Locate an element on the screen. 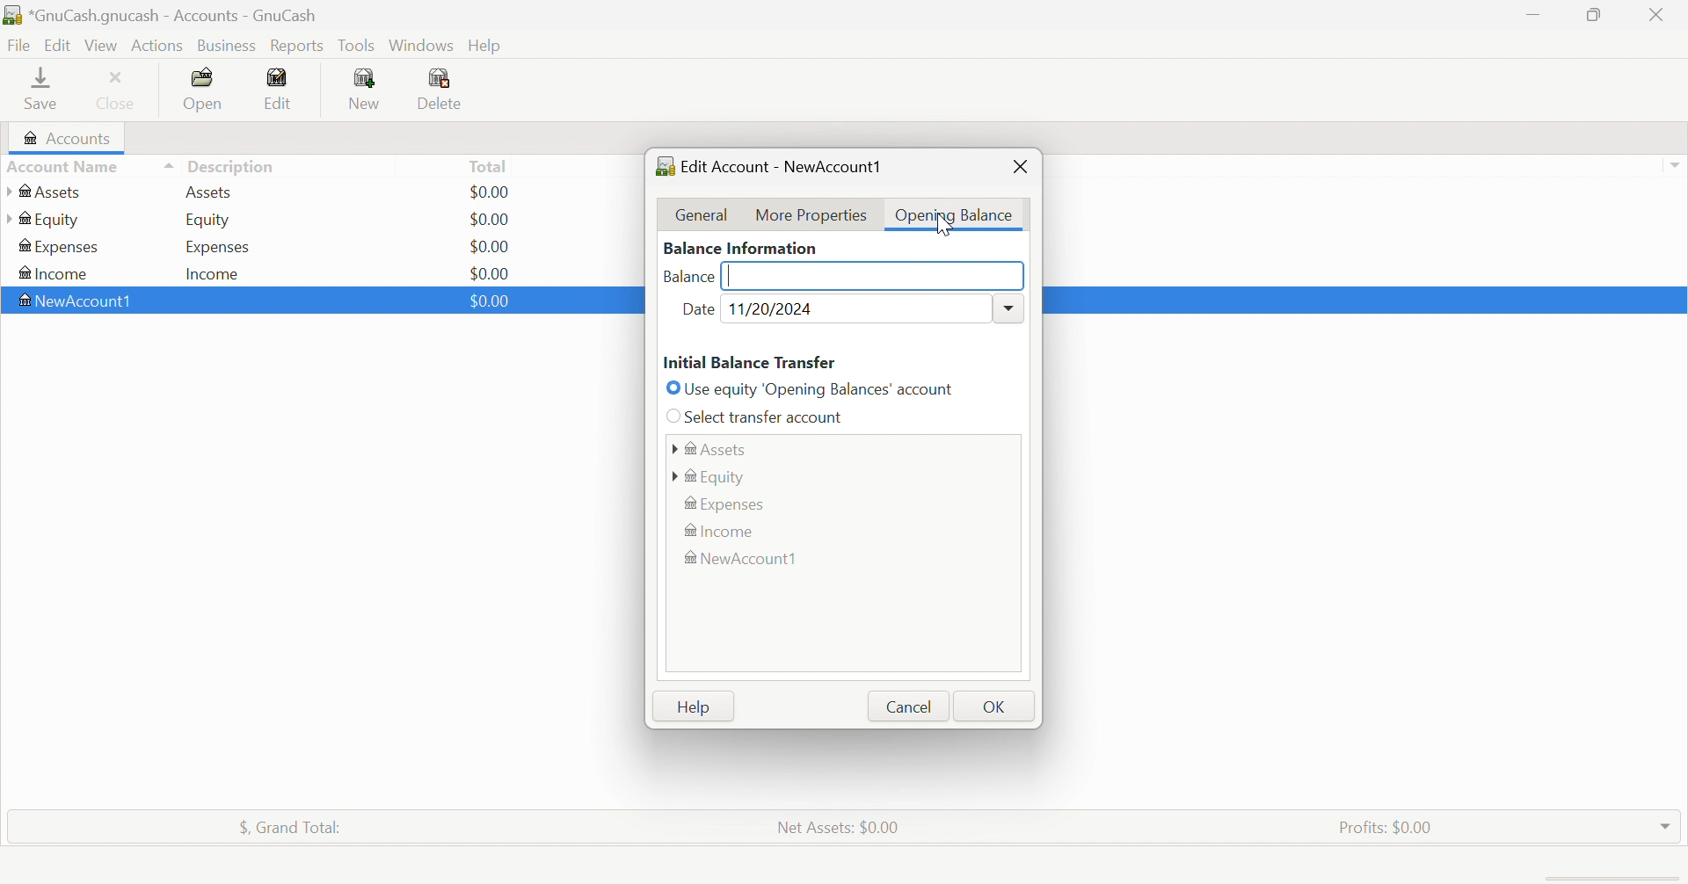  File is located at coordinates (18, 43).